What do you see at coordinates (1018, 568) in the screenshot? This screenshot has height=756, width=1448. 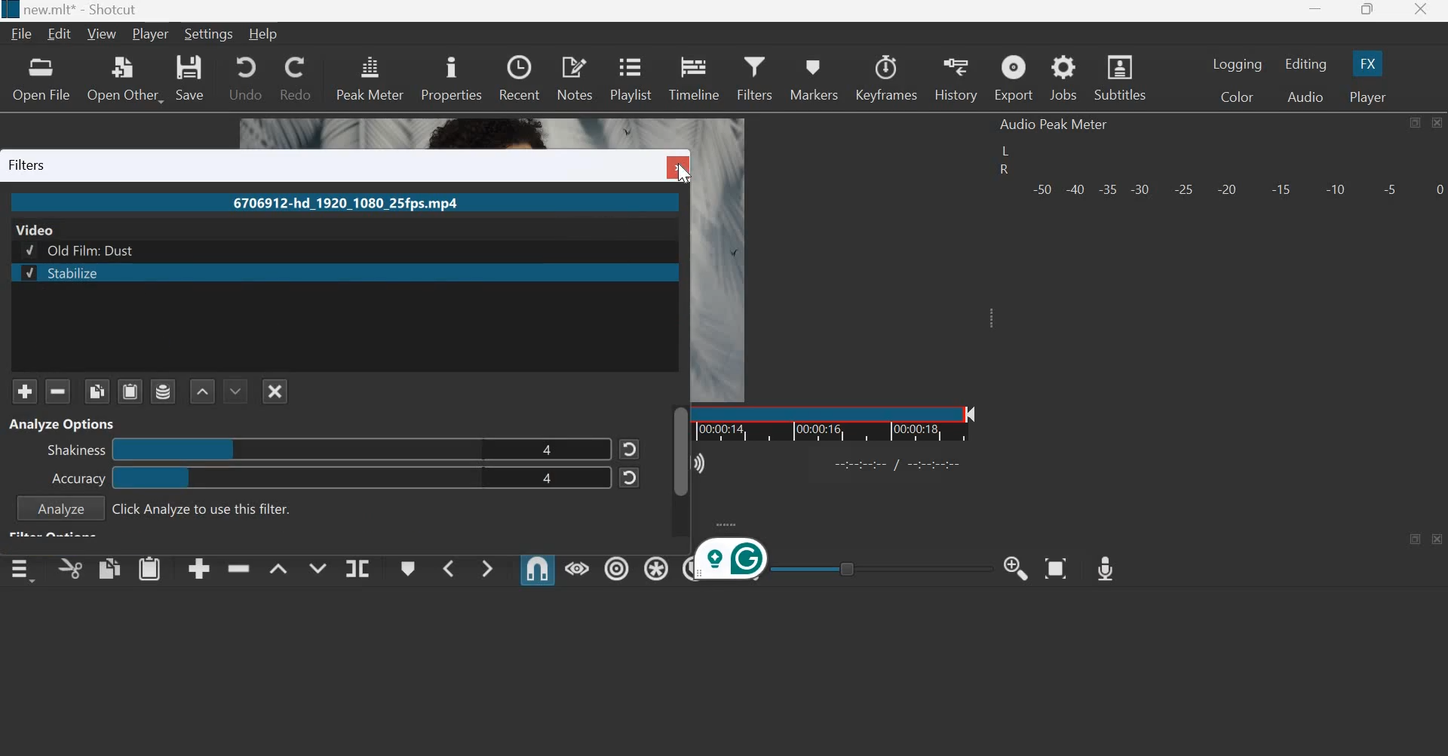 I see `Zoom Timeline in` at bounding box center [1018, 568].